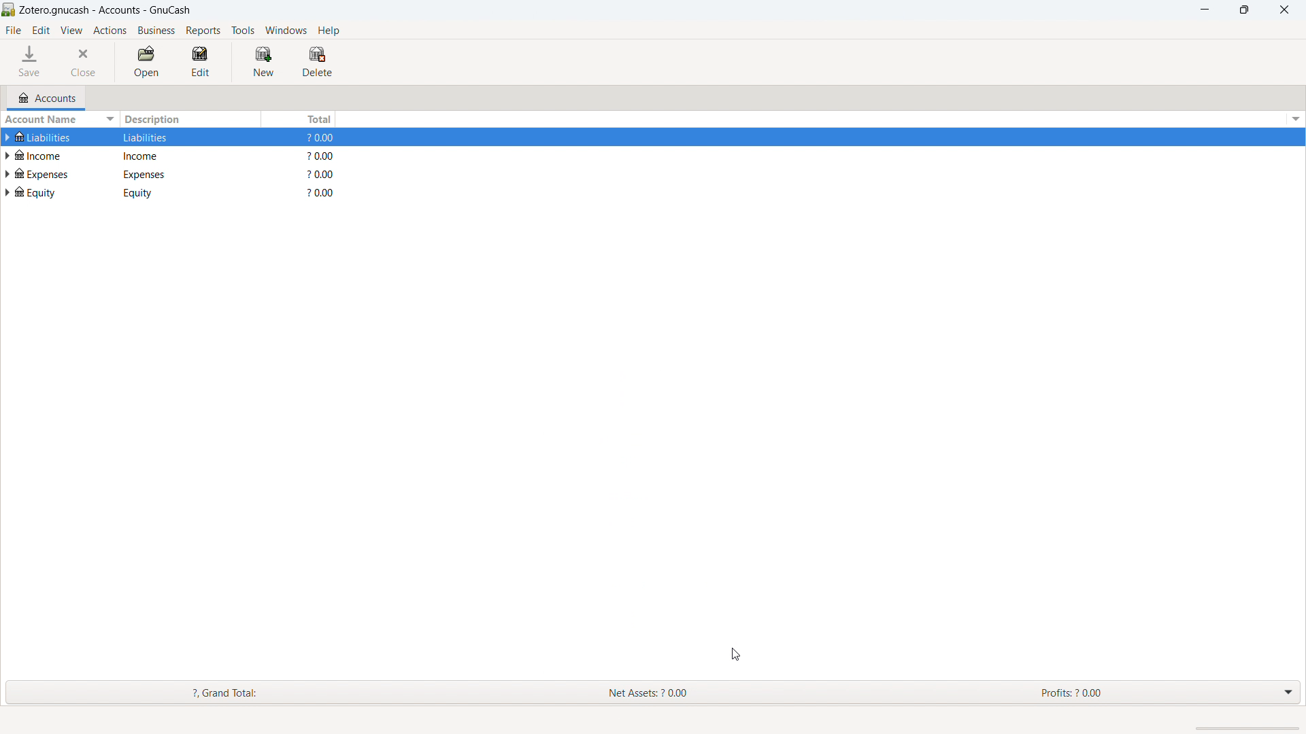 The height and width of the screenshot is (734, 1306). I want to click on view, so click(71, 31).